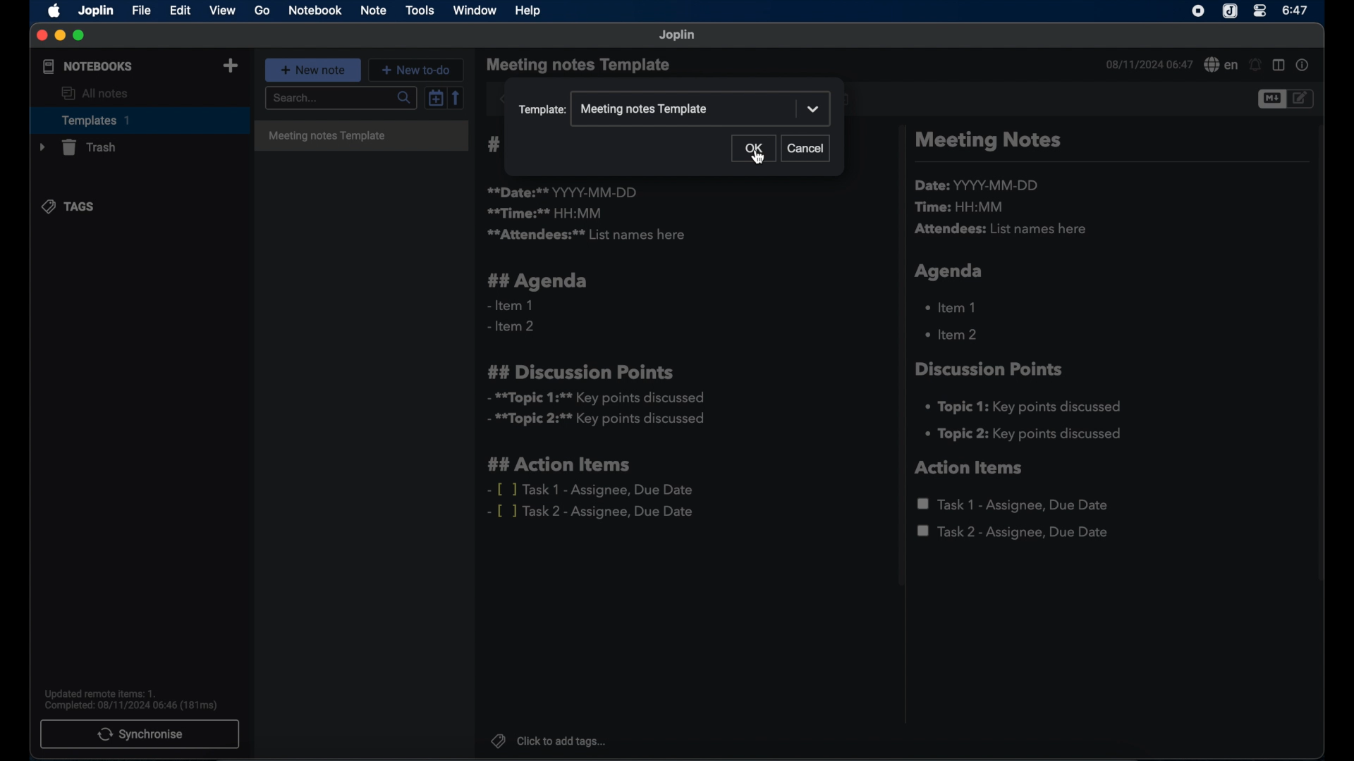 The width and height of the screenshot is (1354, 761). I want to click on 08/11/2024 06:47, so click(1147, 64).